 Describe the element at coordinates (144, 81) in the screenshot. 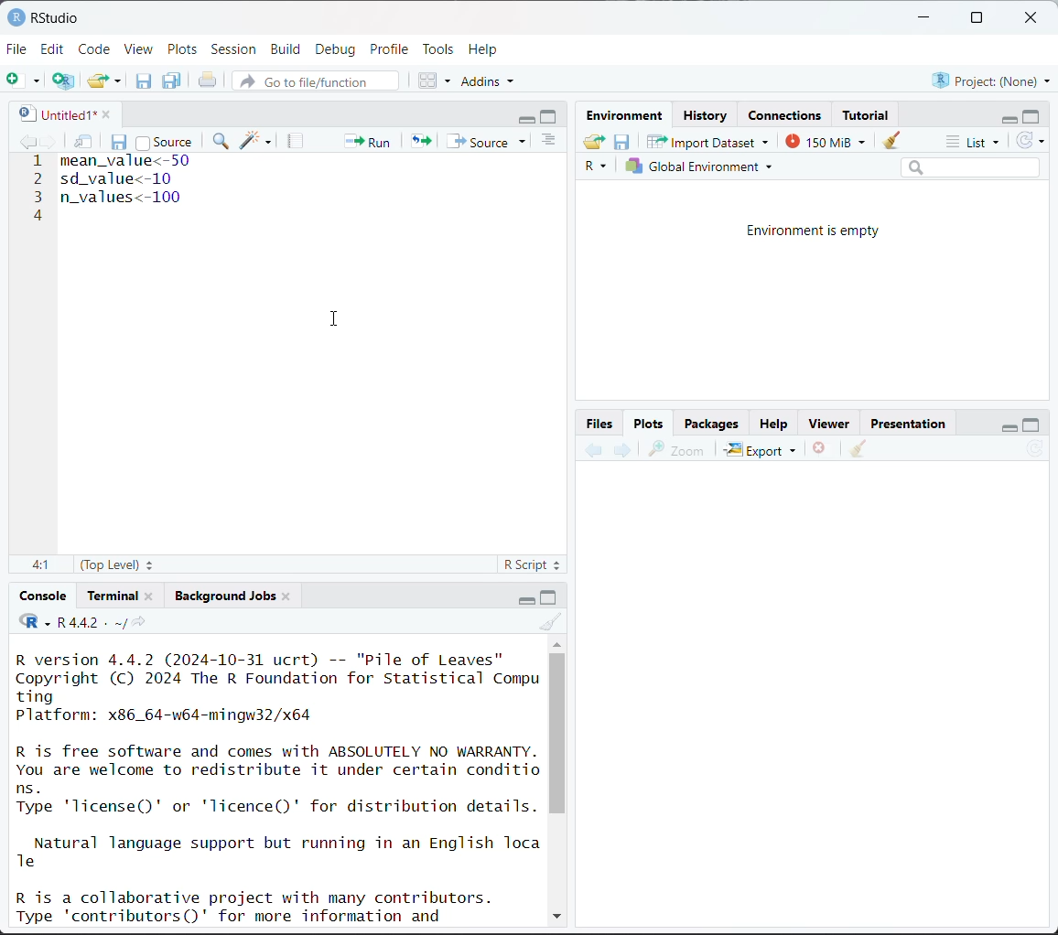

I see `save current document` at that location.